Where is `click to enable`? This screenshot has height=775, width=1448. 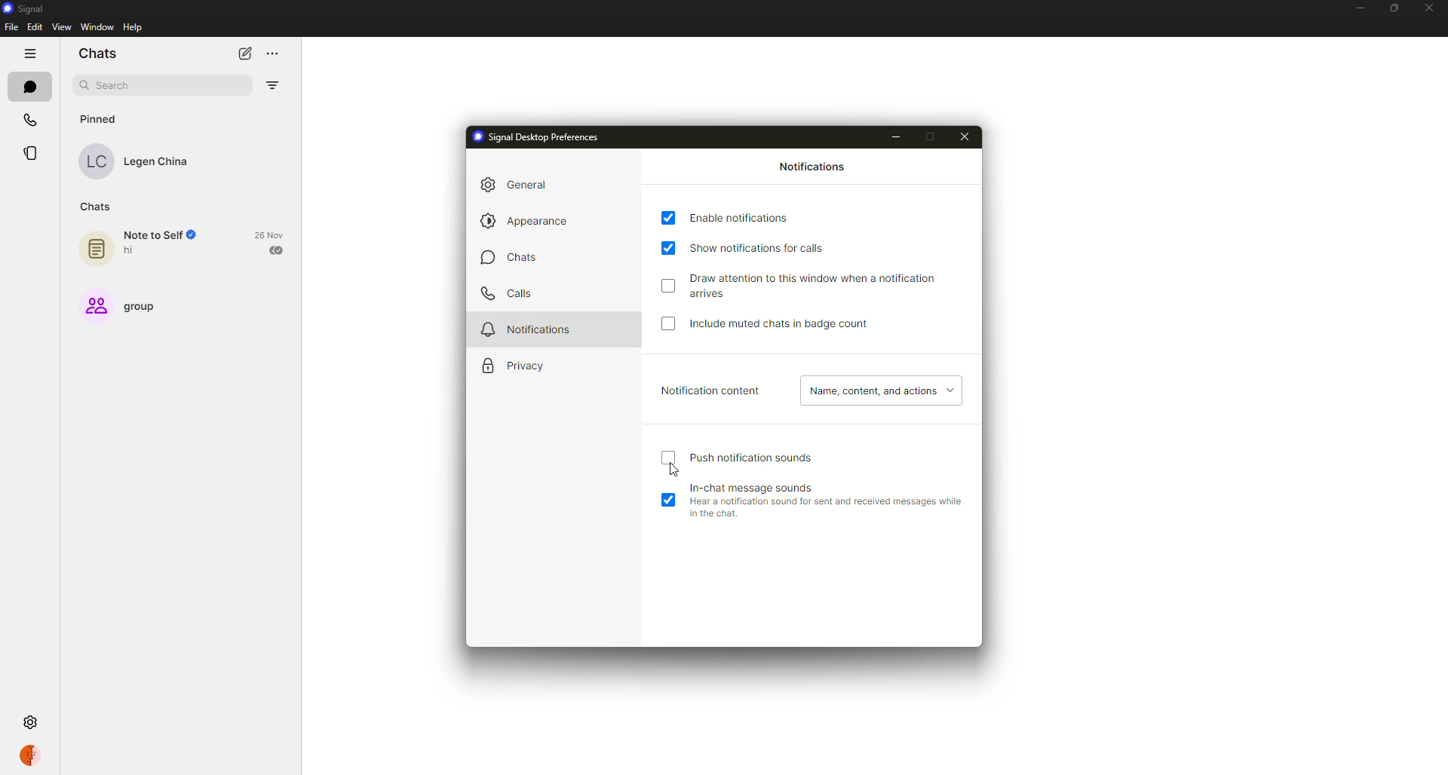 click to enable is located at coordinates (664, 323).